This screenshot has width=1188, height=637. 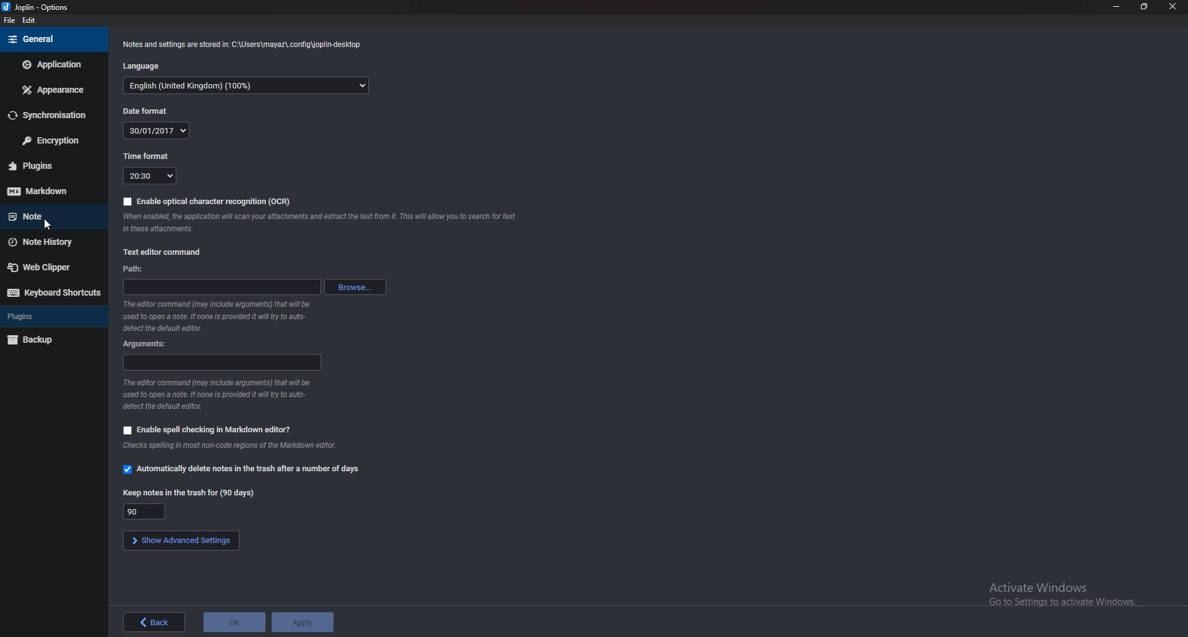 I want to click on Close, so click(x=1172, y=6).